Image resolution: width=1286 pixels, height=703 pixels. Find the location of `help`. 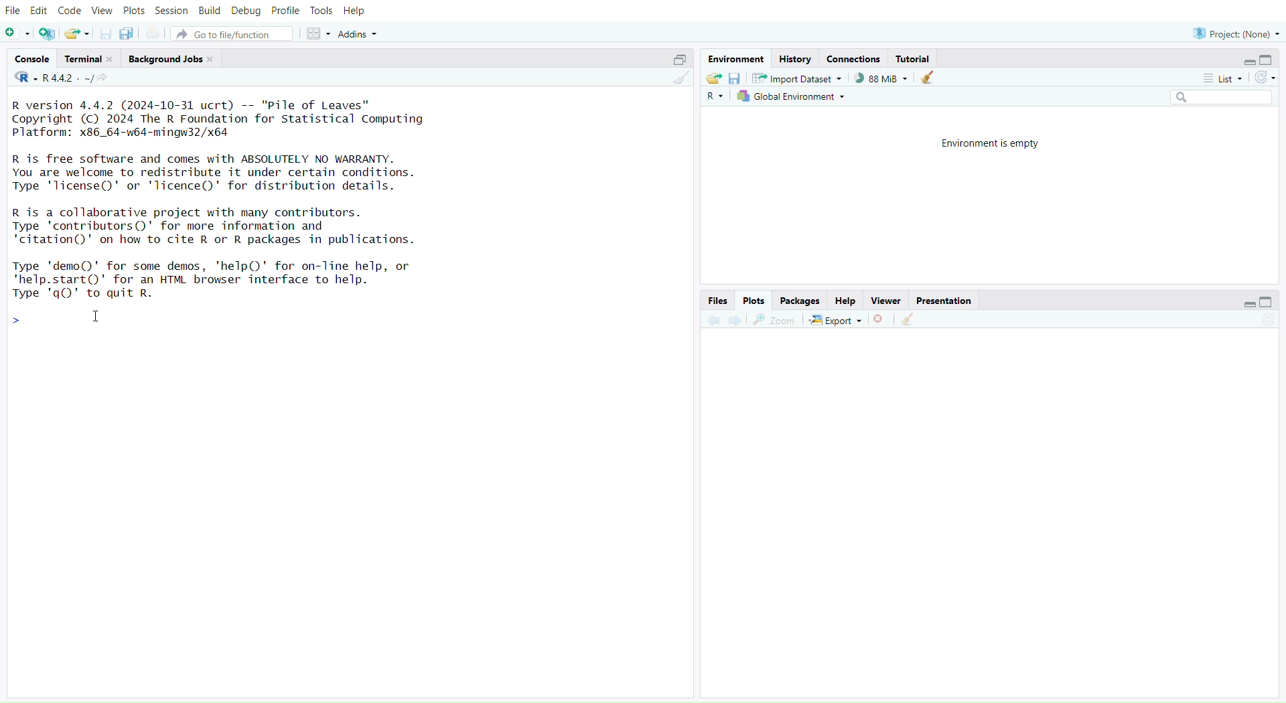

help is located at coordinates (845, 301).